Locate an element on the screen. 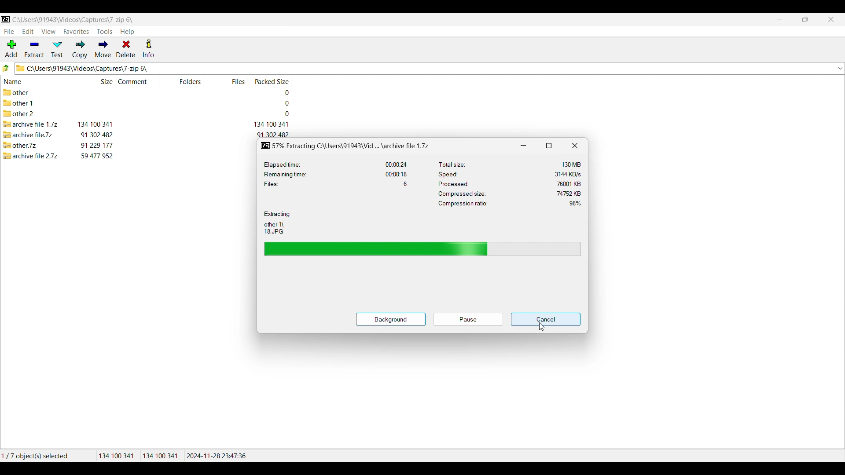 This screenshot has width=845, height=475. Add is located at coordinates (11, 48).